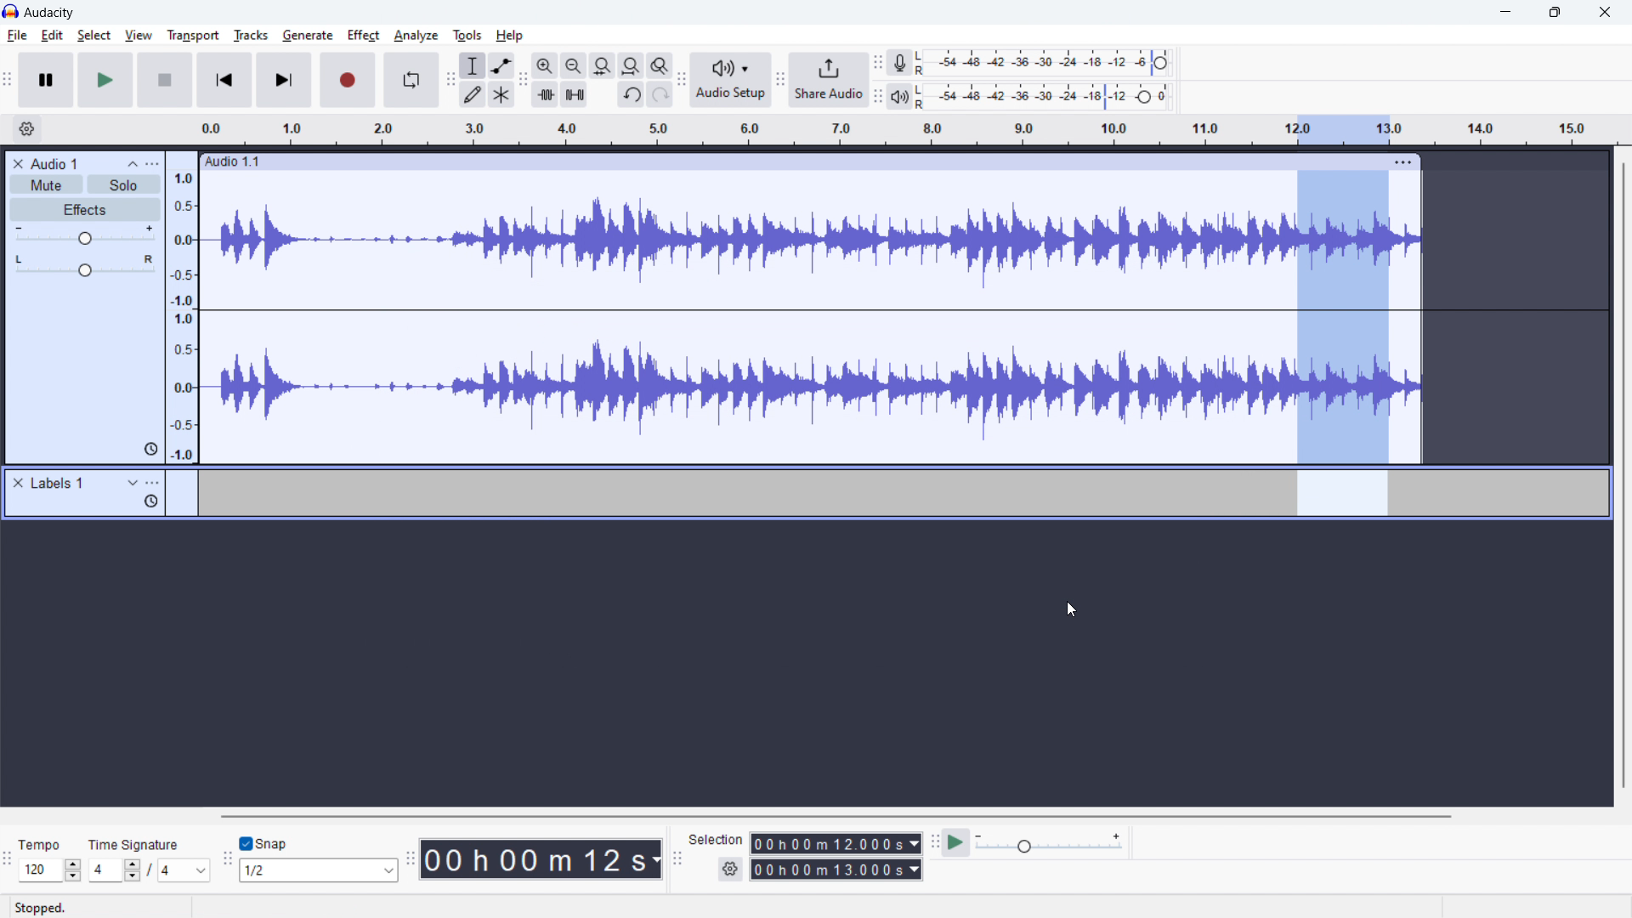 The width and height of the screenshot is (1632, 918). What do you see at coordinates (105, 79) in the screenshot?
I see `play` at bounding box center [105, 79].